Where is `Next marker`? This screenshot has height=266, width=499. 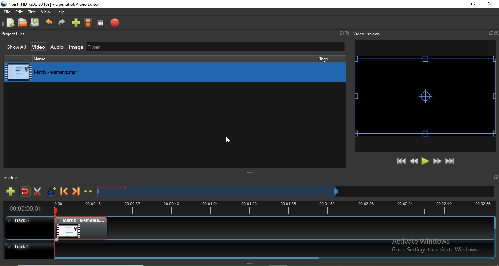
Next marker is located at coordinates (77, 193).